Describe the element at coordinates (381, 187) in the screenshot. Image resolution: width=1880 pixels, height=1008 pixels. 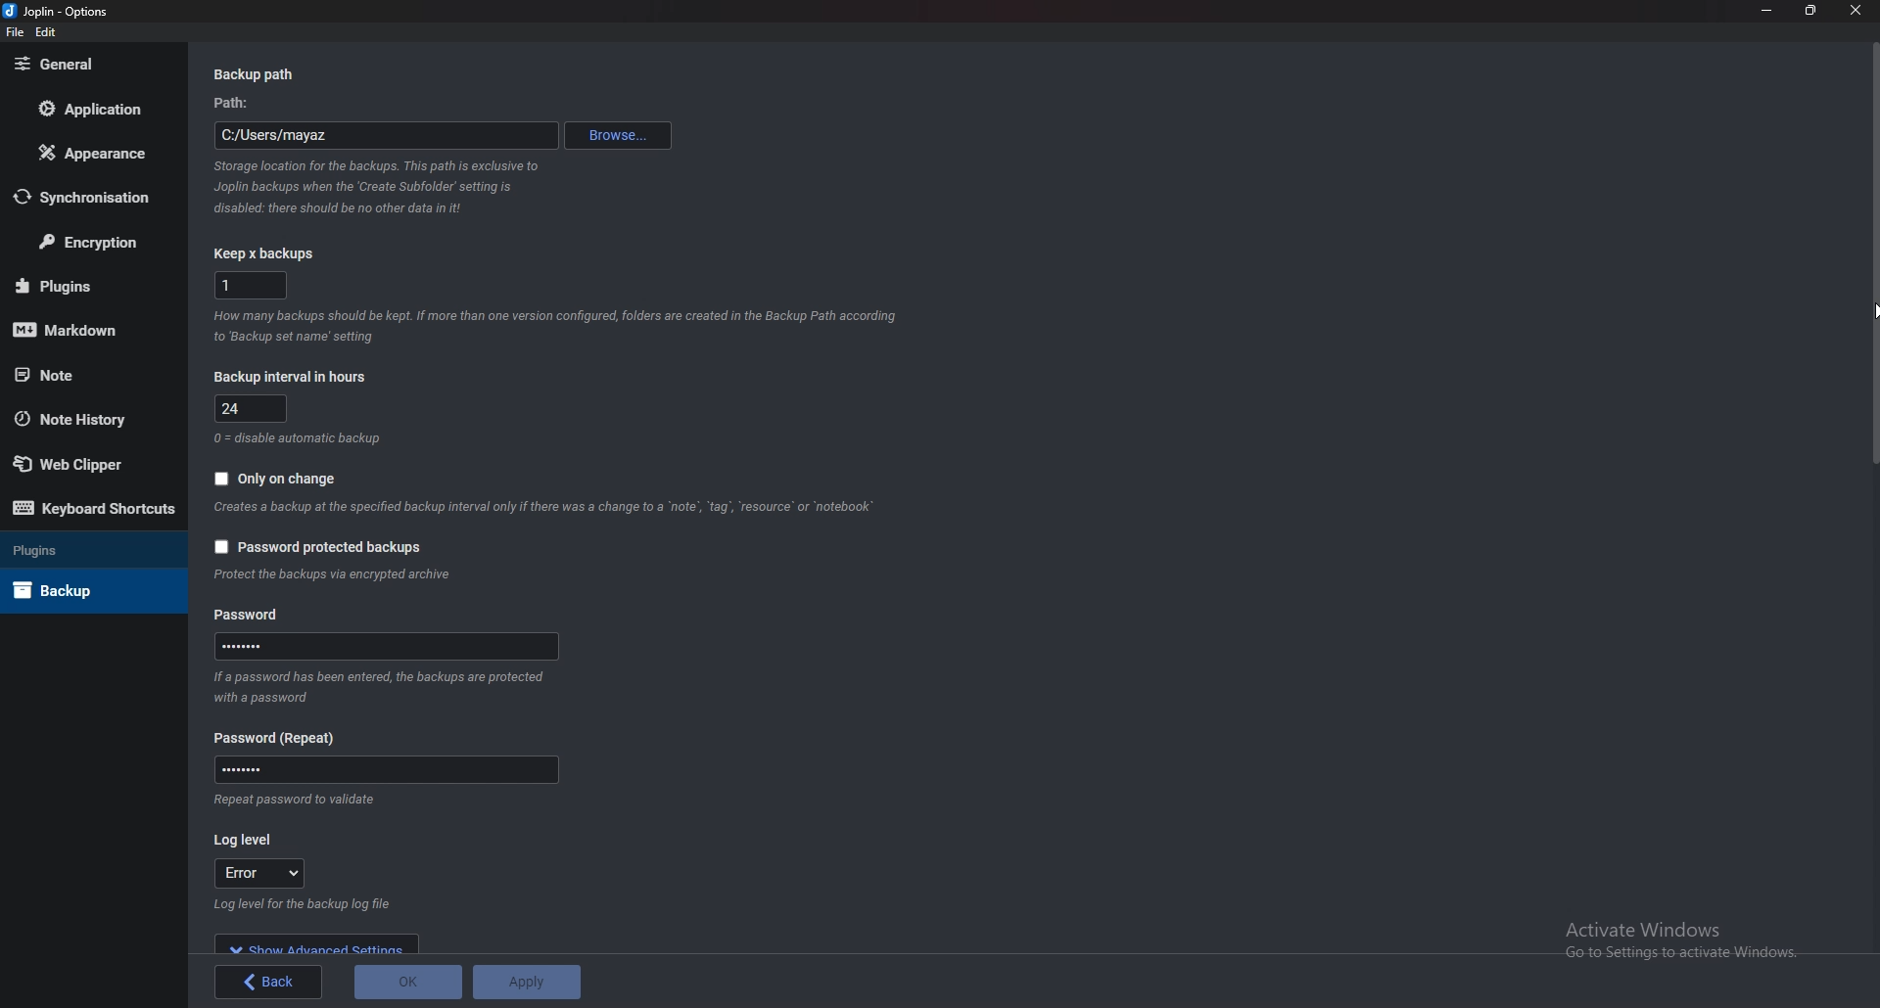
I see `Info` at that location.